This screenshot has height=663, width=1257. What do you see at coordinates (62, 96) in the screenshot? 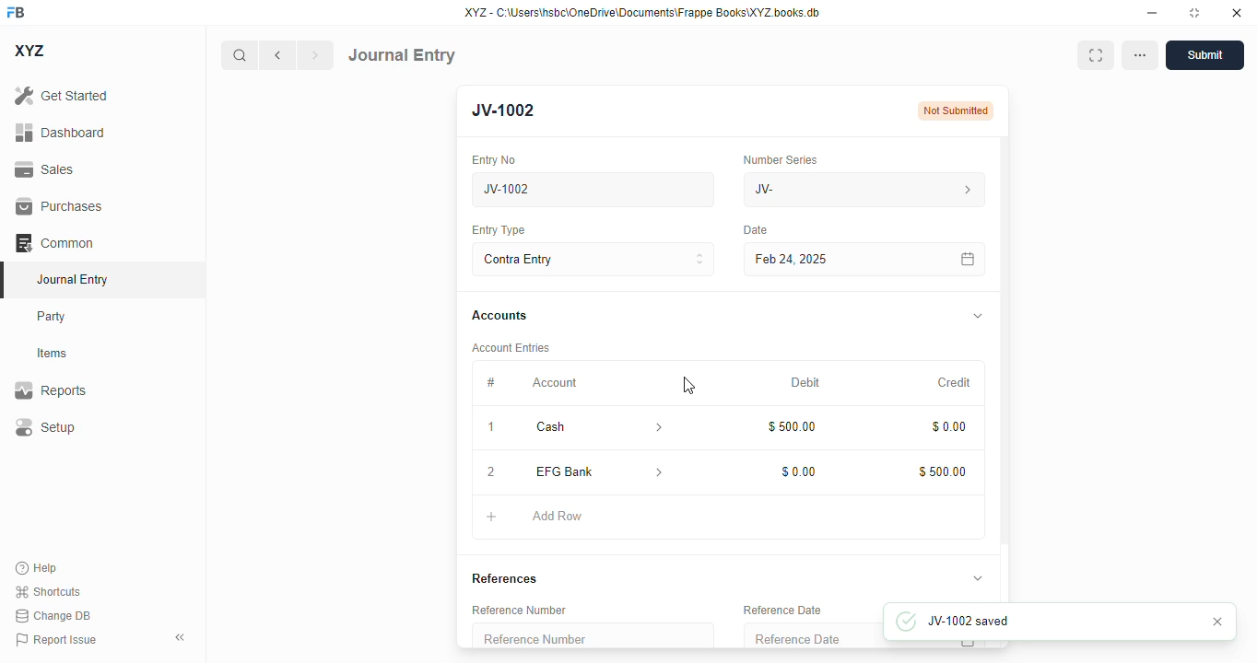
I see `get started` at bounding box center [62, 96].